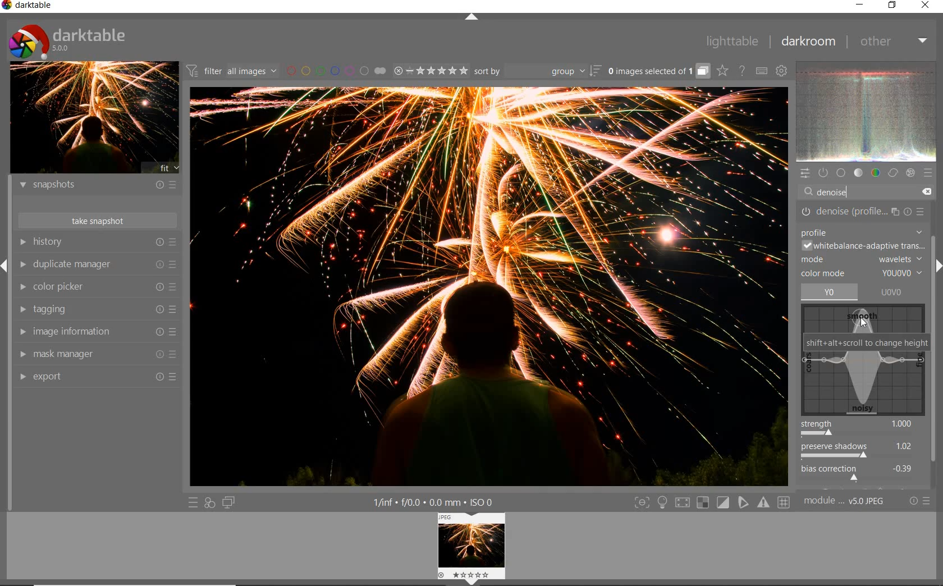  What do you see at coordinates (96, 354) in the screenshot?
I see `mask manager` at bounding box center [96, 354].